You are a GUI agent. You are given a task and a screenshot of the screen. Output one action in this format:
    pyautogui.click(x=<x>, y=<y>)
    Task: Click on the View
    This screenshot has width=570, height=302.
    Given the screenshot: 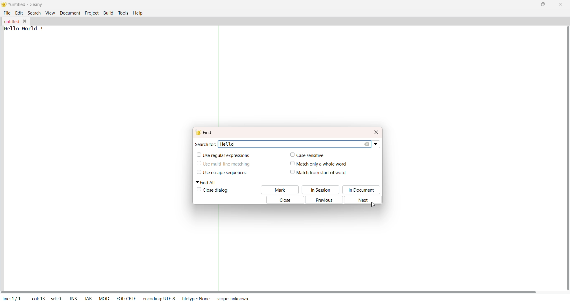 What is the action you would take?
    pyautogui.click(x=49, y=13)
    